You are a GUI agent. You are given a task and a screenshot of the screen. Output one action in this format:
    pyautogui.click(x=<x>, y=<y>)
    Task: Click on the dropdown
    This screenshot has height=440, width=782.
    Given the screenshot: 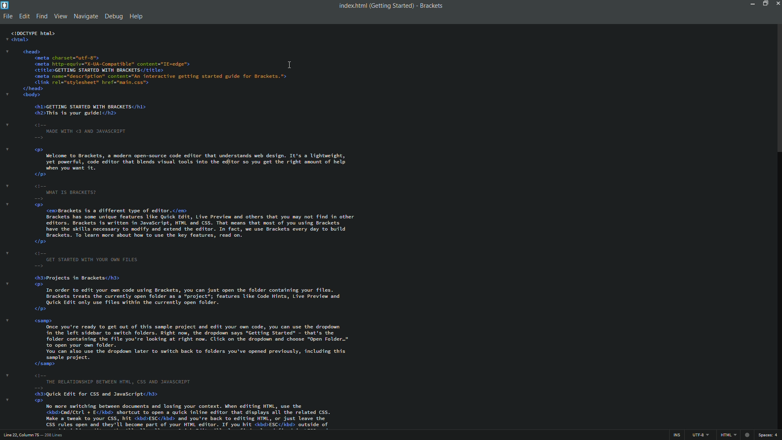 What is the action you would take?
    pyautogui.click(x=7, y=124)
    